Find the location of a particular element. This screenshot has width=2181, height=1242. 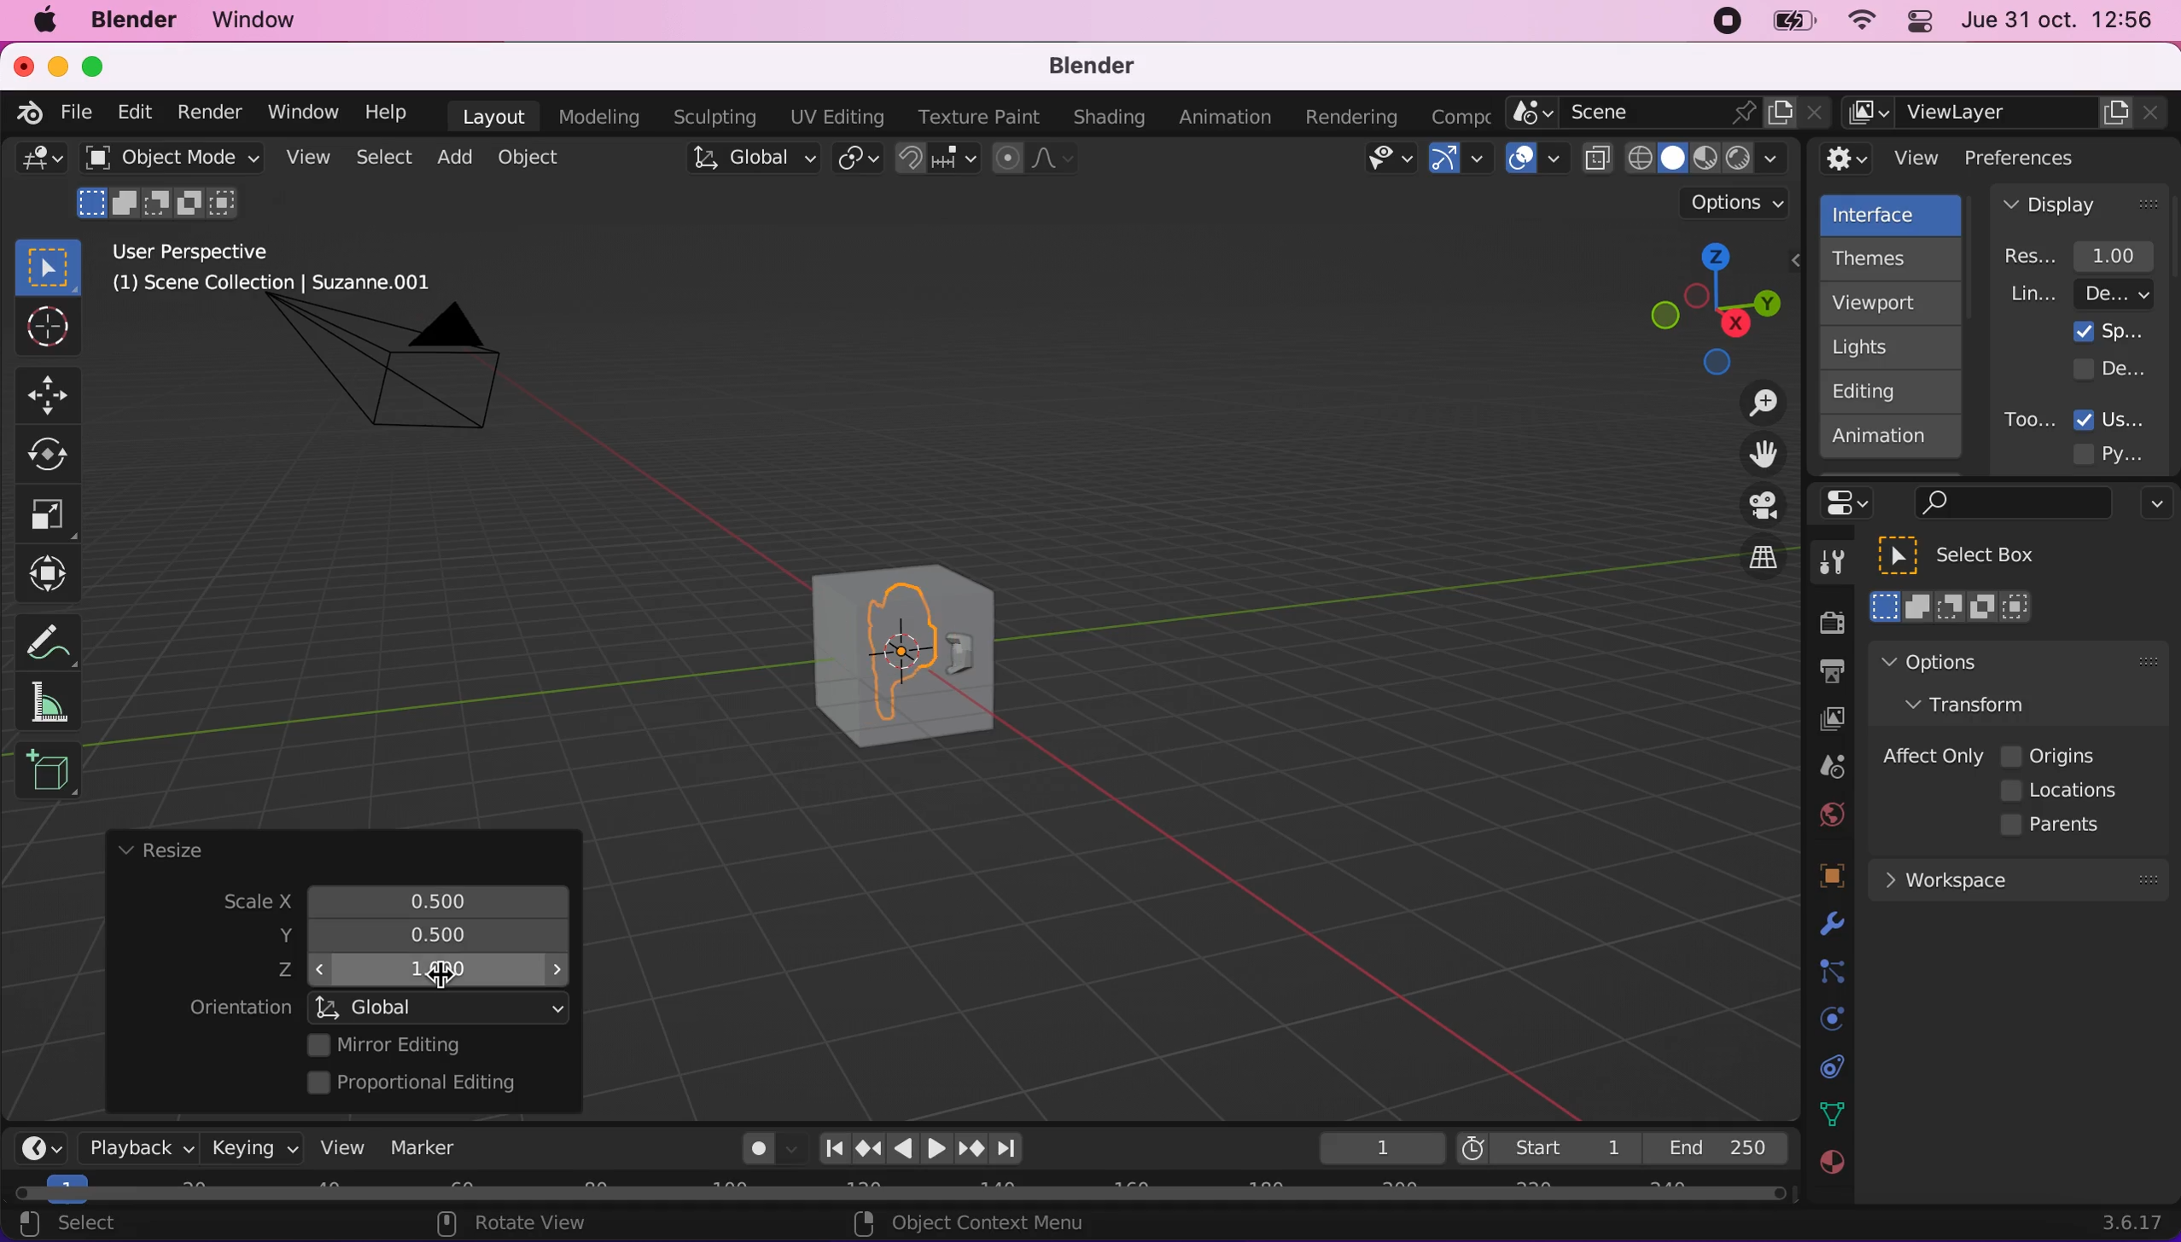

global is located at coordinates (749, 161).